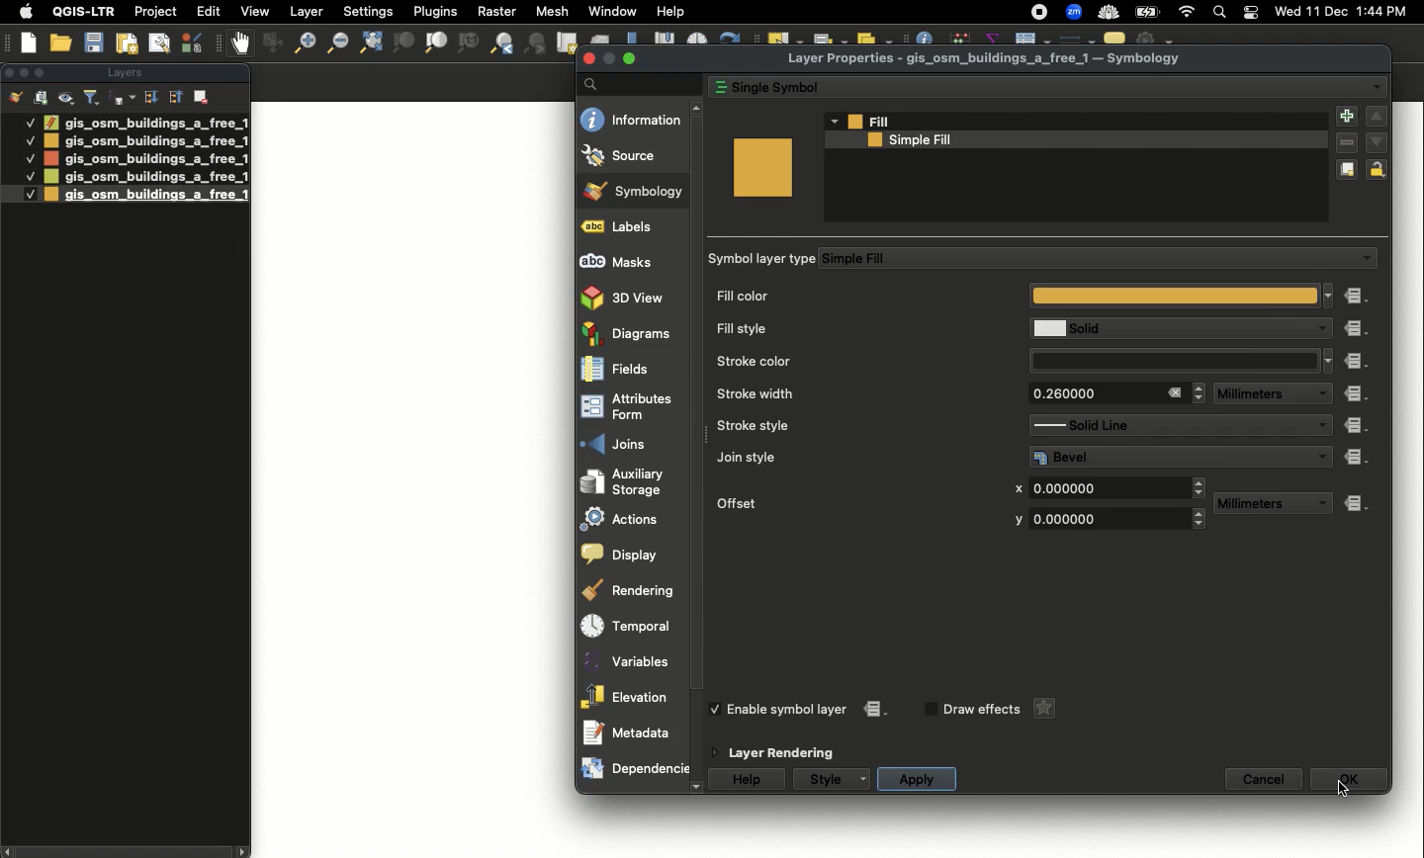  What do you see at coordinates (1041, 709) in the screenshot?
I see `Star` at bounding box center [1041, 709].